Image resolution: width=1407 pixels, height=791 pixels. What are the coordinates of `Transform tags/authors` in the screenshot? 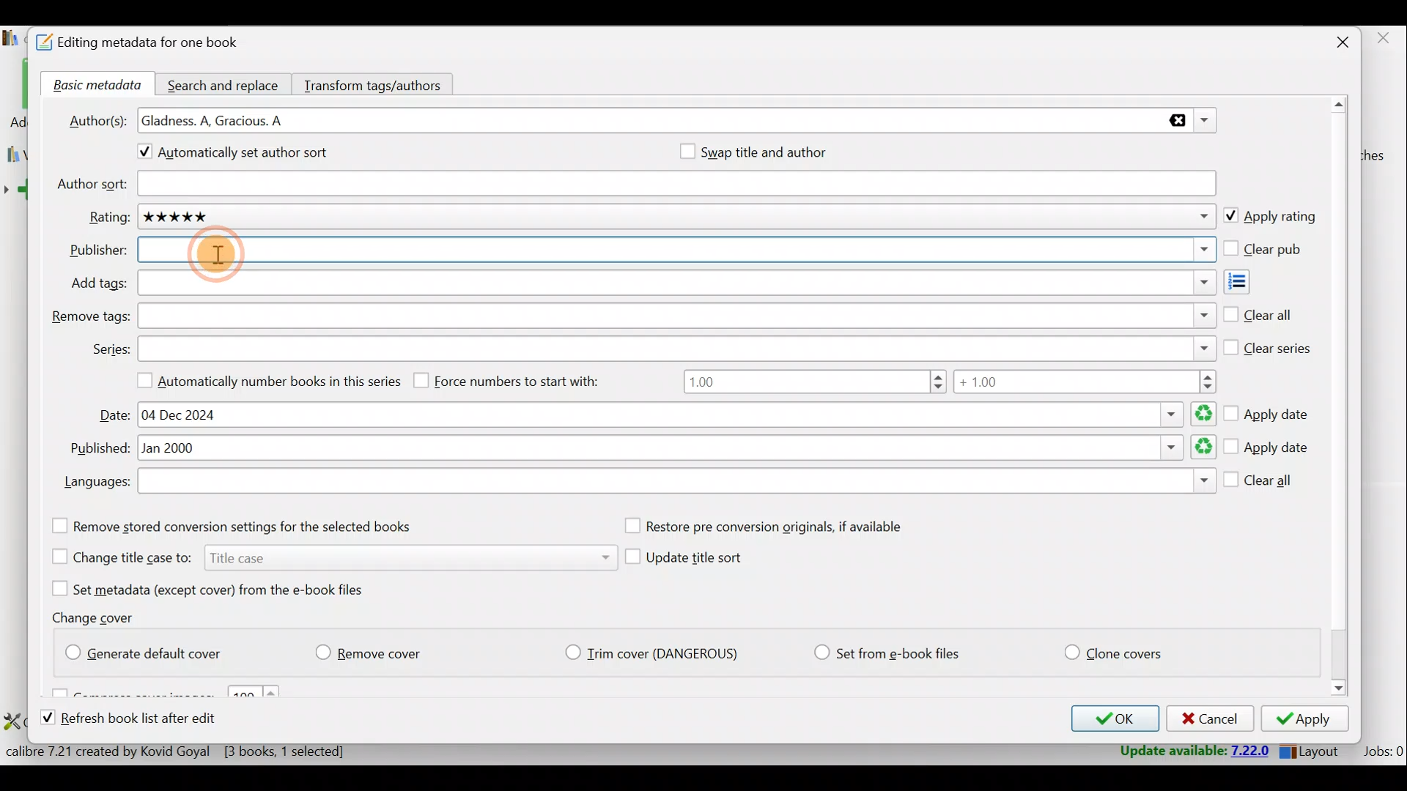 It's located at (379, 83).